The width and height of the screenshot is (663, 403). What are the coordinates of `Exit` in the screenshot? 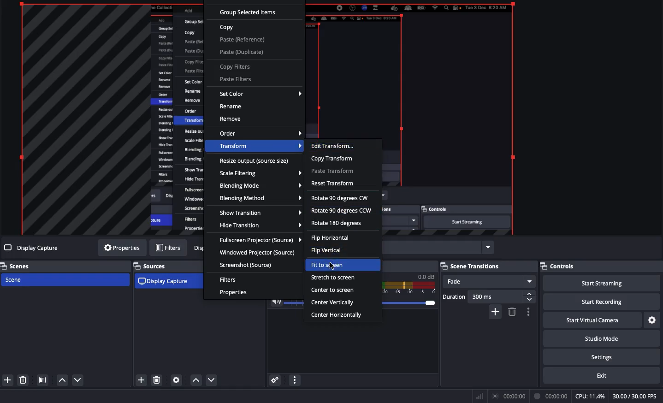 It's located at (601, 377).